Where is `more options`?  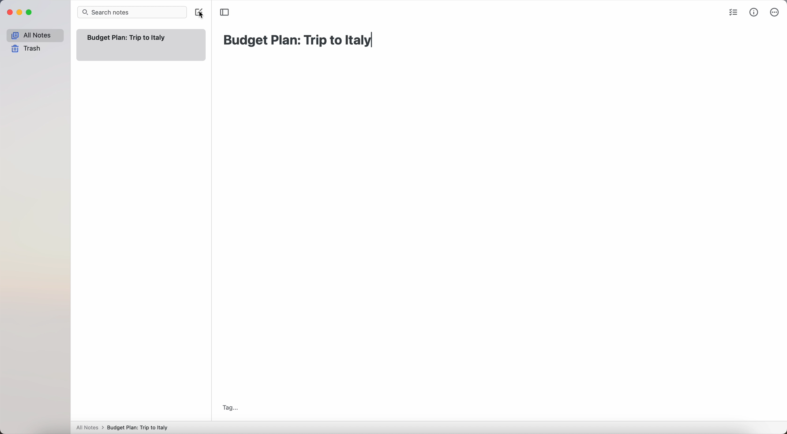
more options is located at coordinates (775, 12).